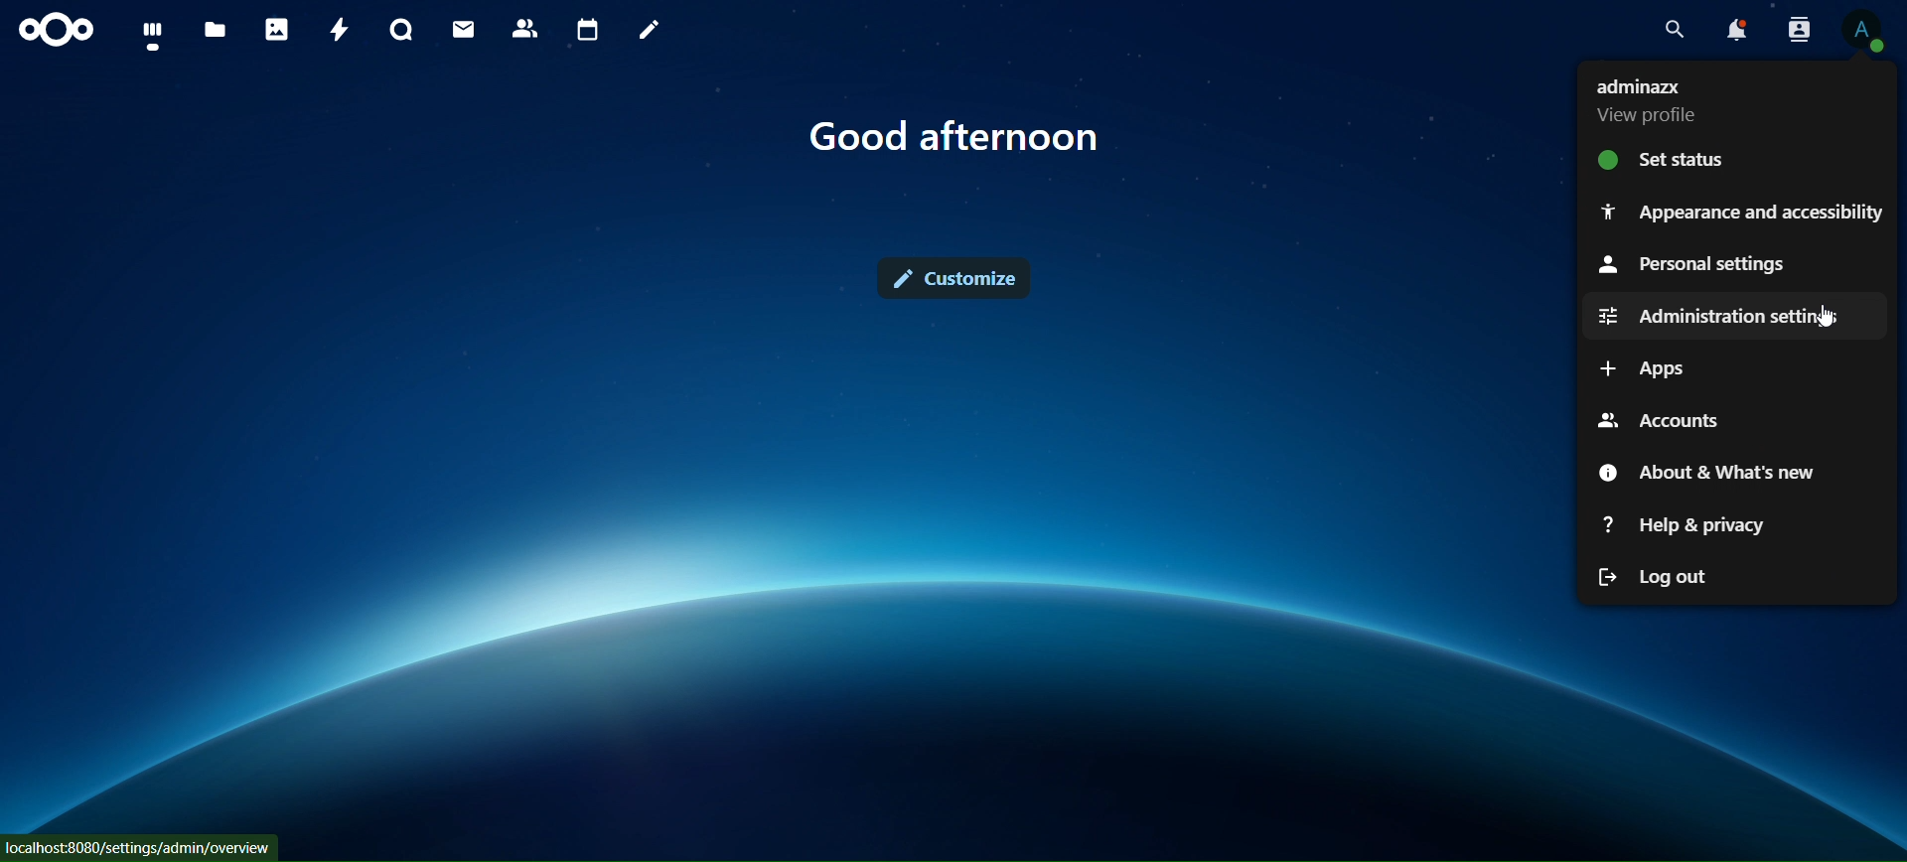 The image size is (1907, 862). Describe the element at coordinates (524, 30) in the screenshot. I see `contacts` at that location.